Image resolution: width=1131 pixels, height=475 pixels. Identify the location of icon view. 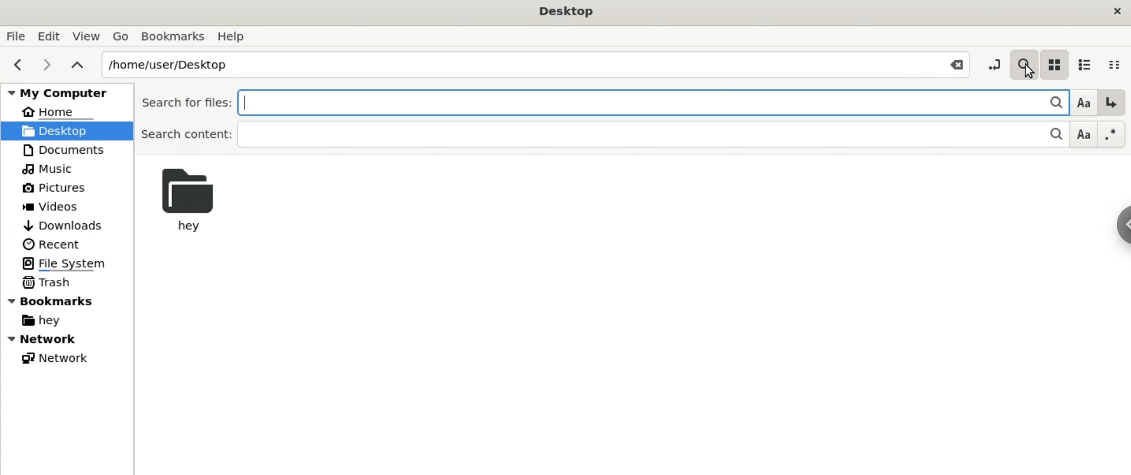
(1054, 63).